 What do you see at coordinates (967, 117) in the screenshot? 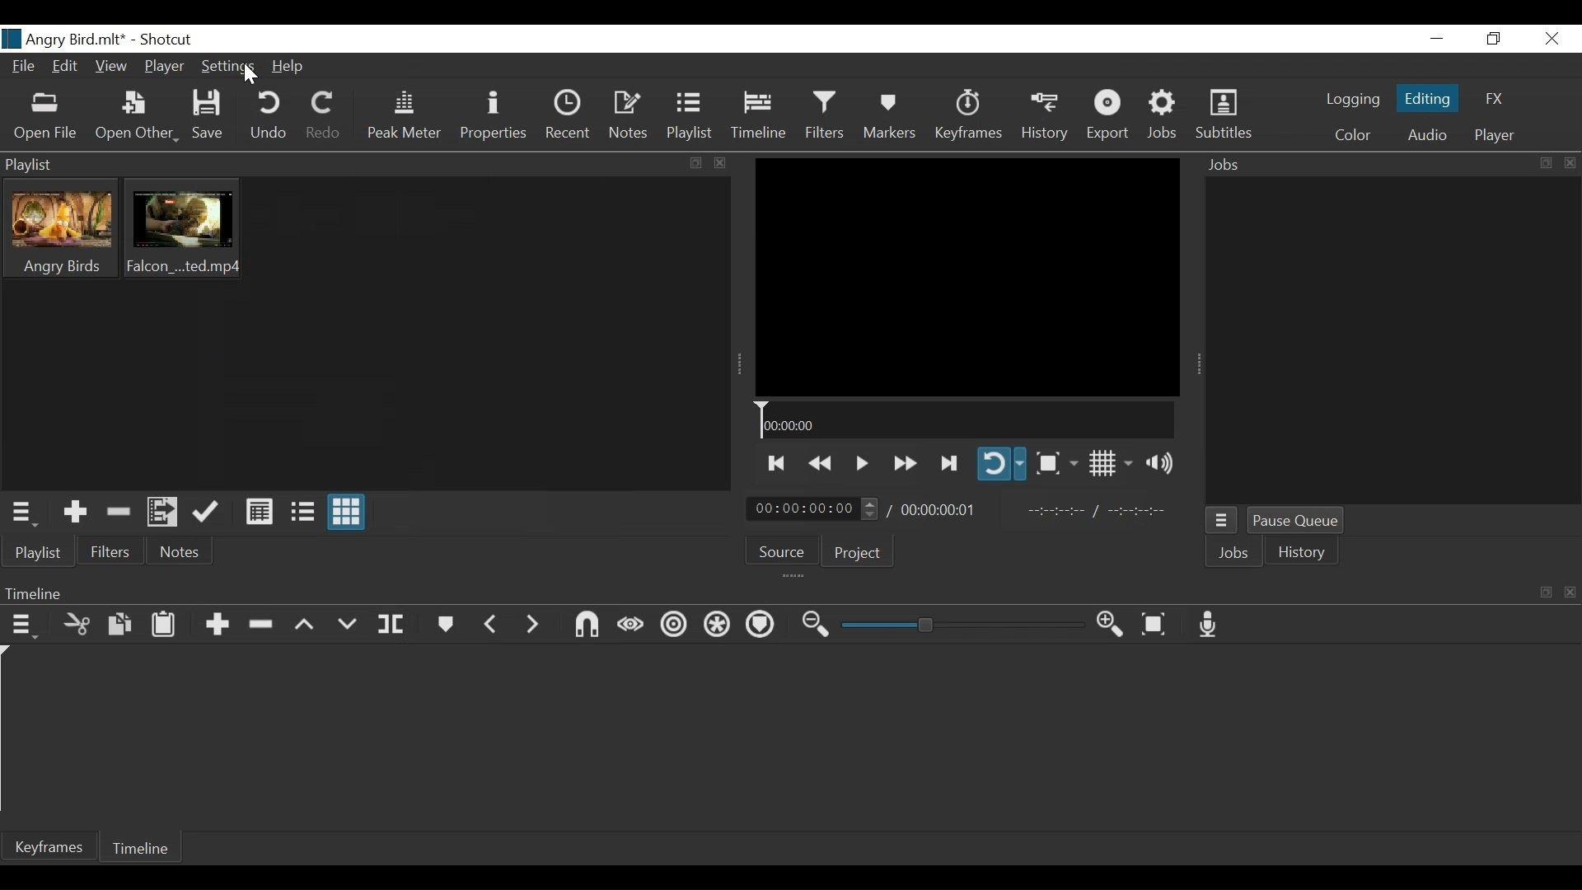
I see `Keyframe` at bounding box center [967, 117].